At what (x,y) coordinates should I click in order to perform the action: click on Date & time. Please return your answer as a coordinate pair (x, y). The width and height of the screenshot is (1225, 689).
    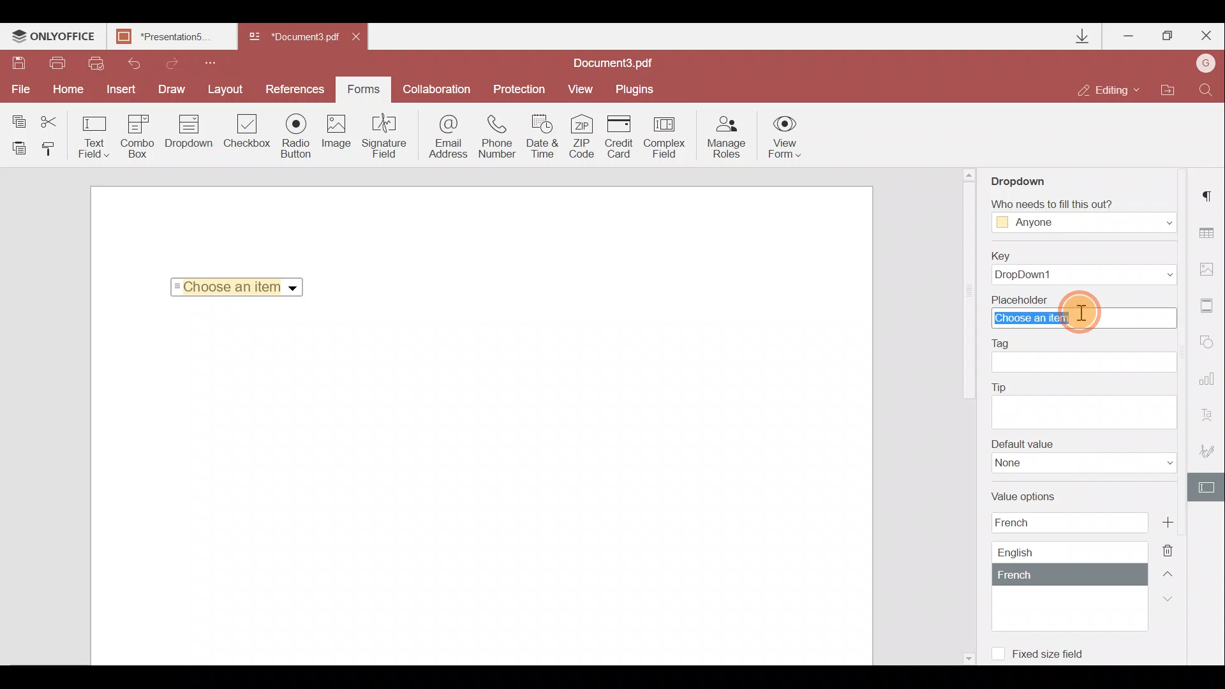
    Looking at the image, I should click on (544, 138).